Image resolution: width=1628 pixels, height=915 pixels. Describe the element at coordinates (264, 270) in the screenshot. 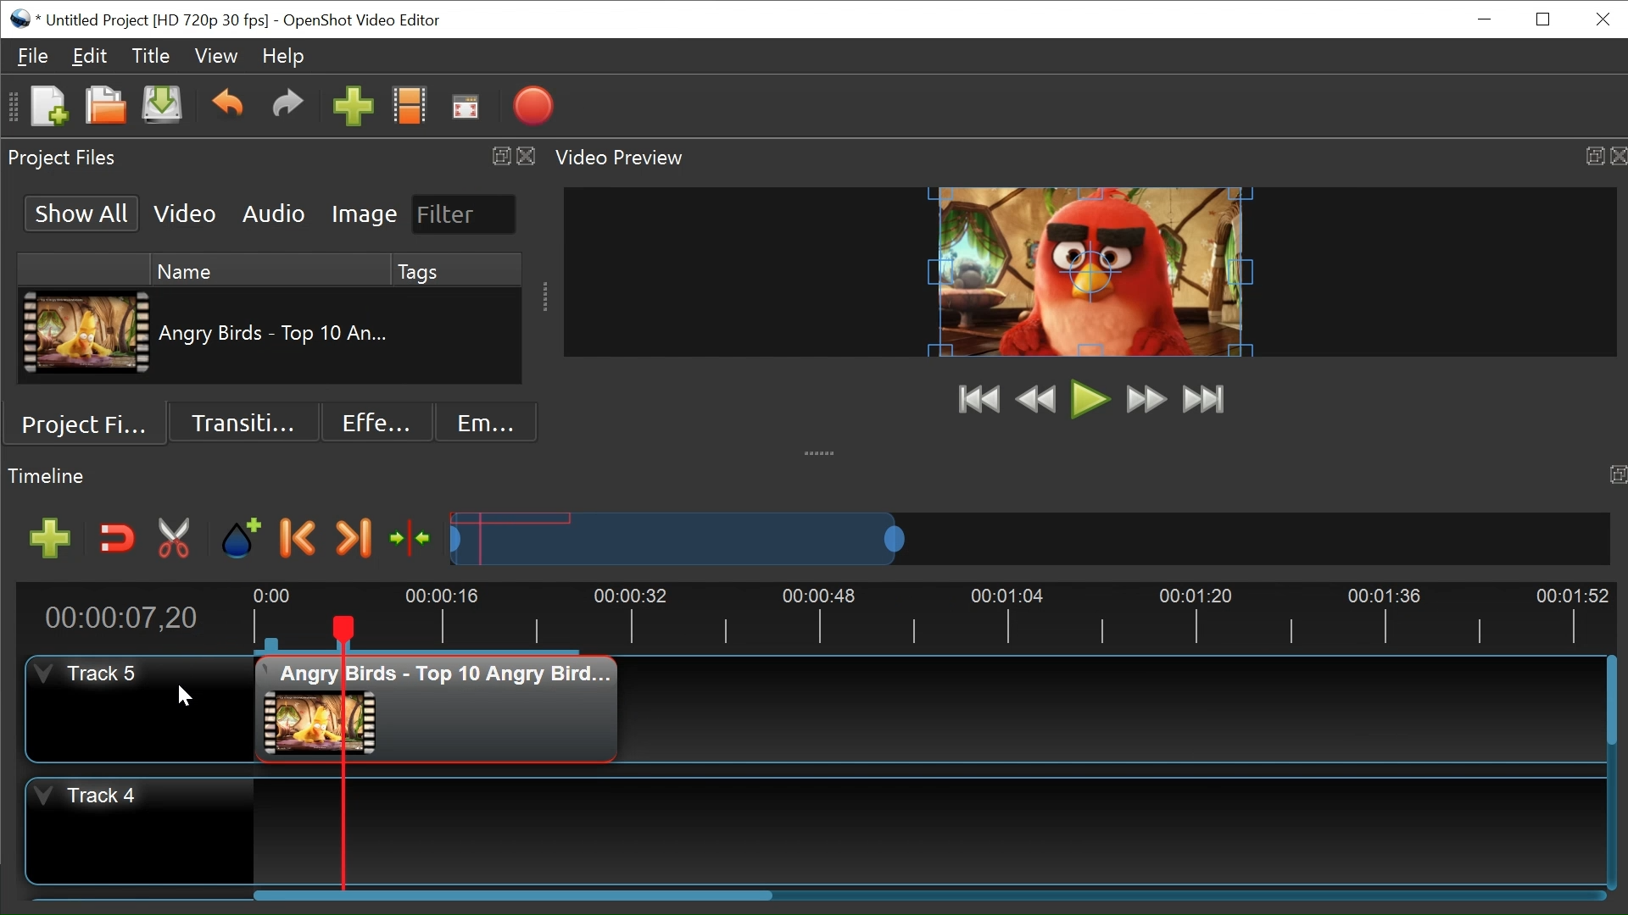

I see `Name` at that location.